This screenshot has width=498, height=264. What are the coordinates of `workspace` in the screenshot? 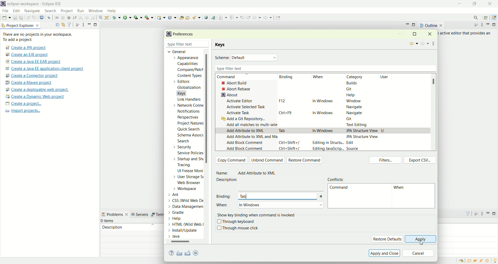 It's located at (186, 189).